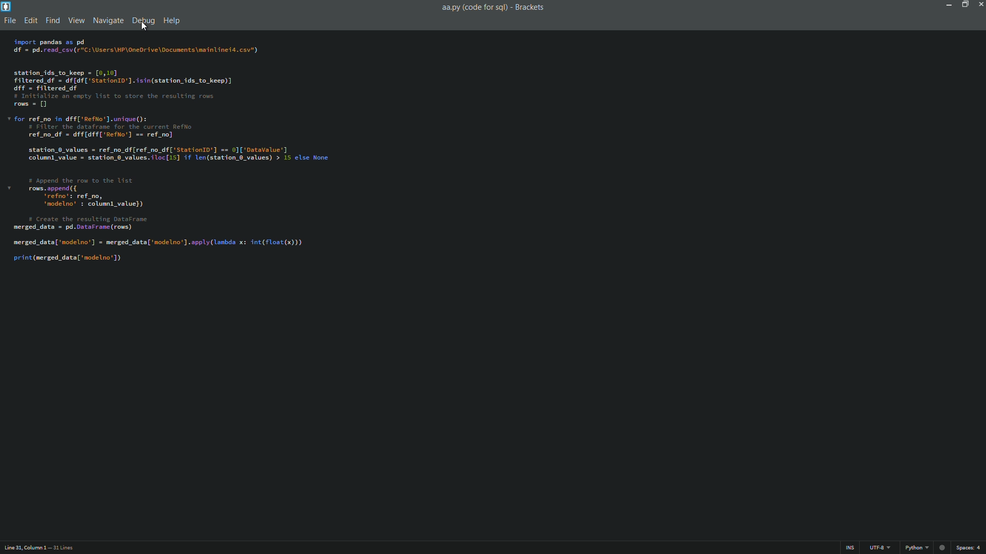  I want to click on circle, so click(943, 547).